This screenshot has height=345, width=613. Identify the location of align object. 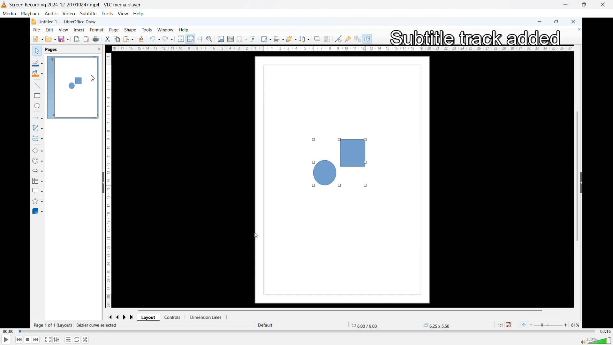
(279, 39).